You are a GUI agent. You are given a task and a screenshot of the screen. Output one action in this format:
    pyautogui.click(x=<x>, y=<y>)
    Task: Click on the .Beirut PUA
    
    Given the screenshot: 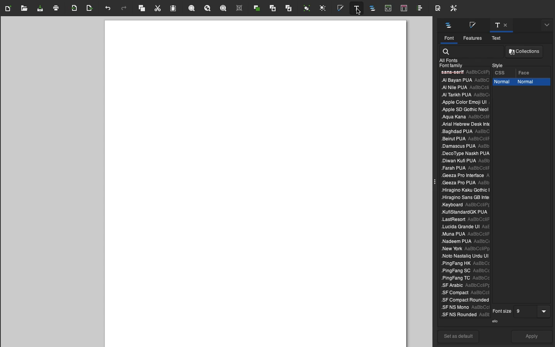 What is the action you would take?
    pyautogui.click(x=466, y=139)
    